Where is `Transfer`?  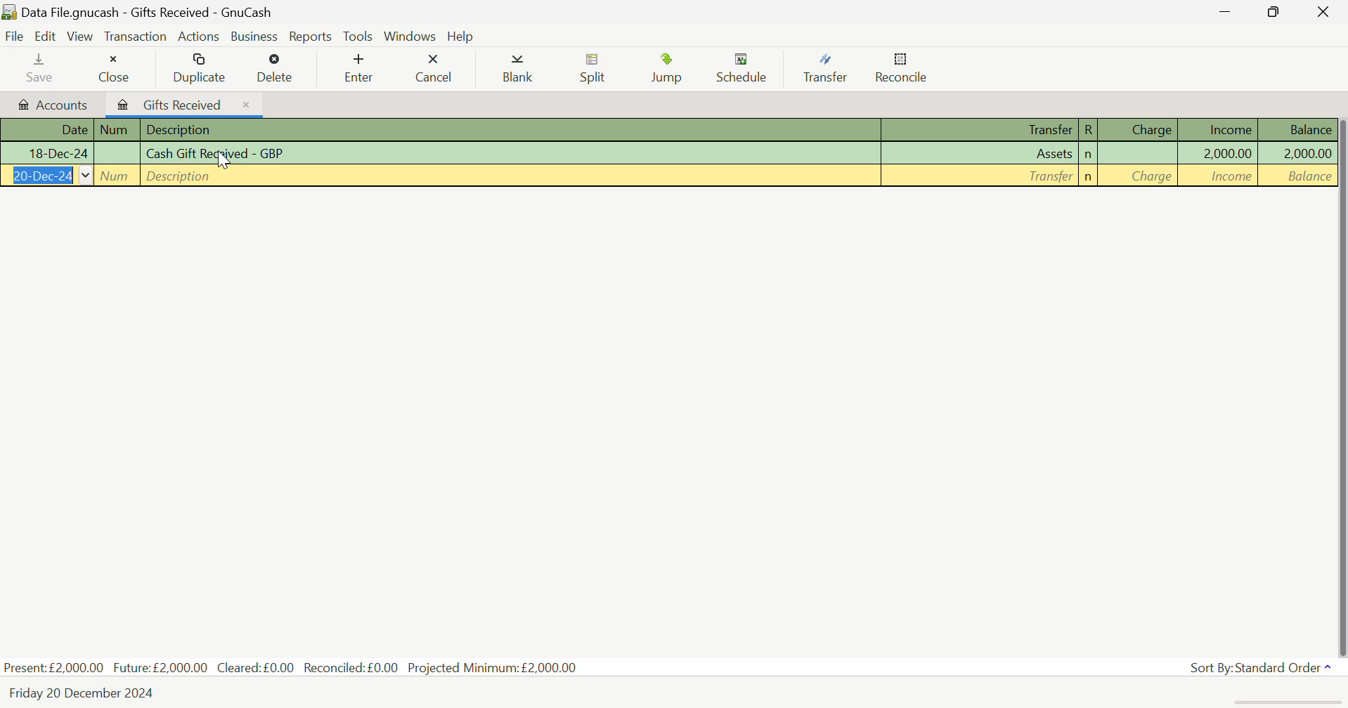
Transfer is located at coordinates (982, 131).